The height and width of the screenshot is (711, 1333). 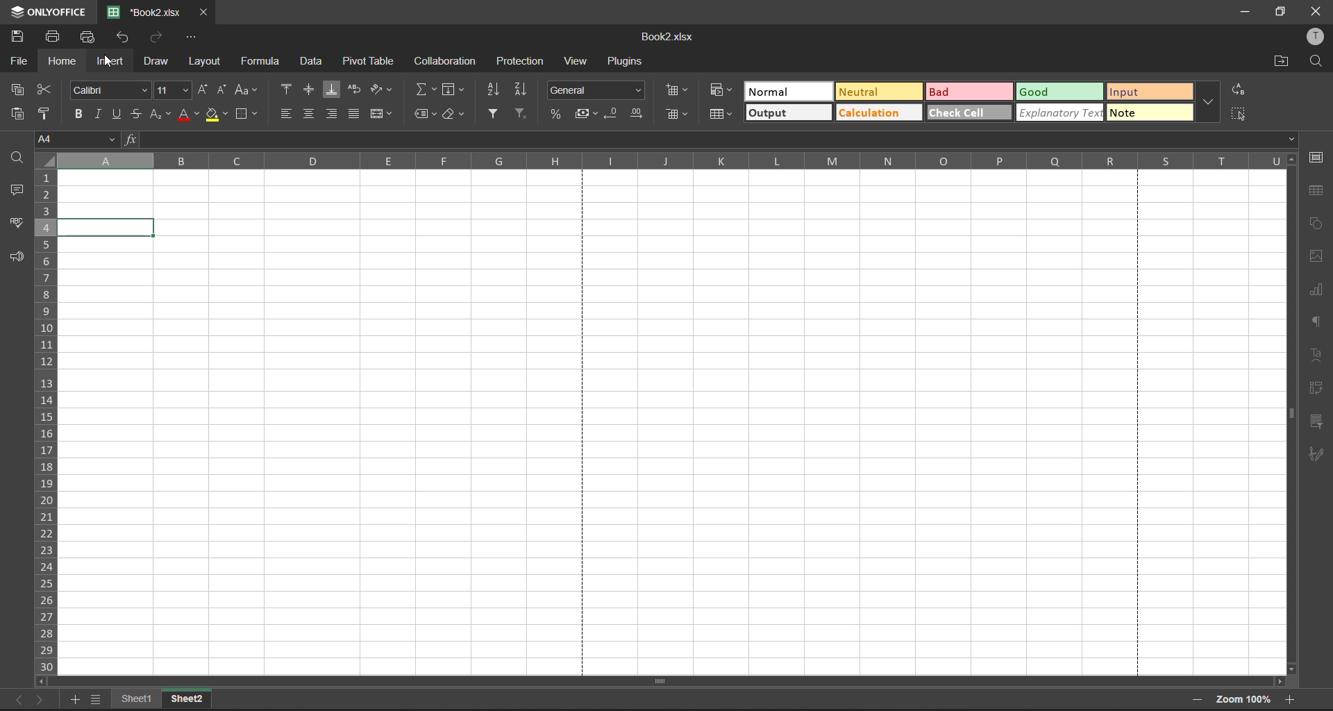 I want to click on zoom in, so click(x=1291, y=697).